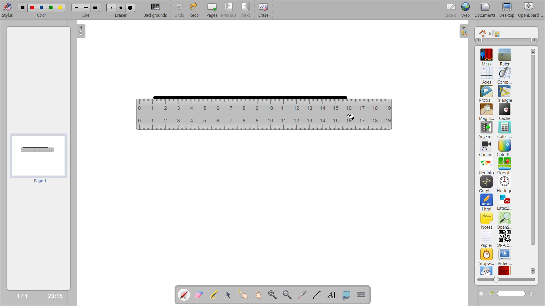 This screenshot has height=306, width=545. Describe the element at coordinates (51, 8) in the screenshot. I see `color 4` at that location.